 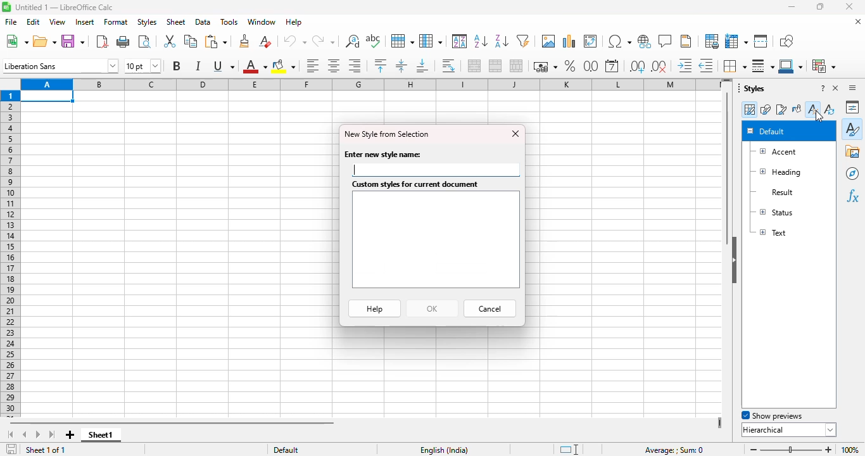 I want to click on help about this sidebar deck, so click(x=823, y=87).